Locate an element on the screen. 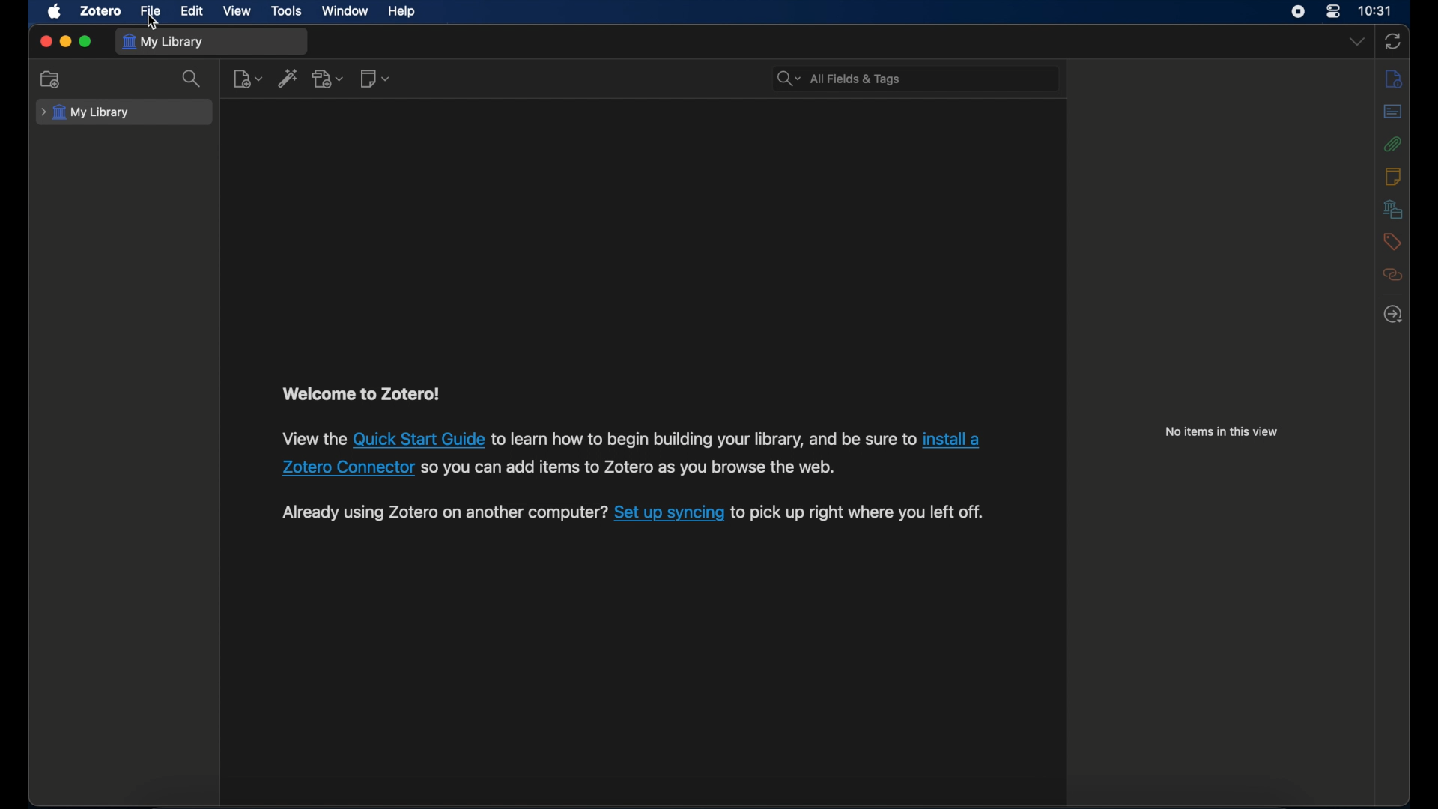 This screenshot has height=809, width=1438. text is located at coordinates (360, 396).